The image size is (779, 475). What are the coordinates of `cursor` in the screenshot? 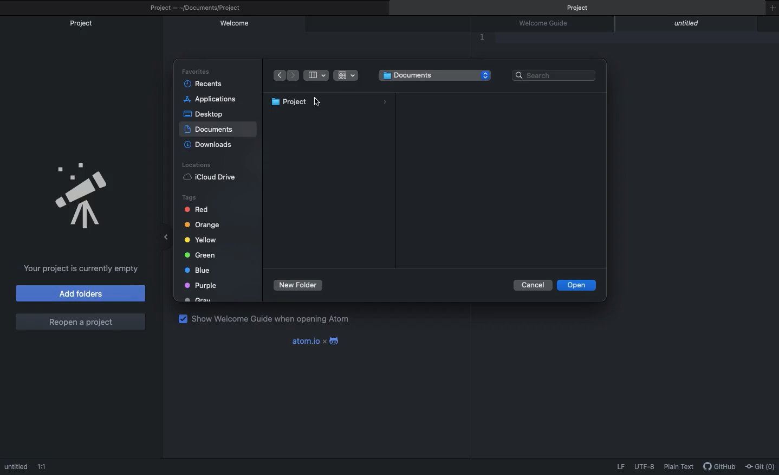 It's located at (319, 103).